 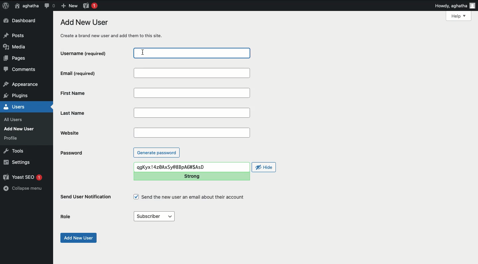 I want to click on Yoast, so click(x=90, y=5).